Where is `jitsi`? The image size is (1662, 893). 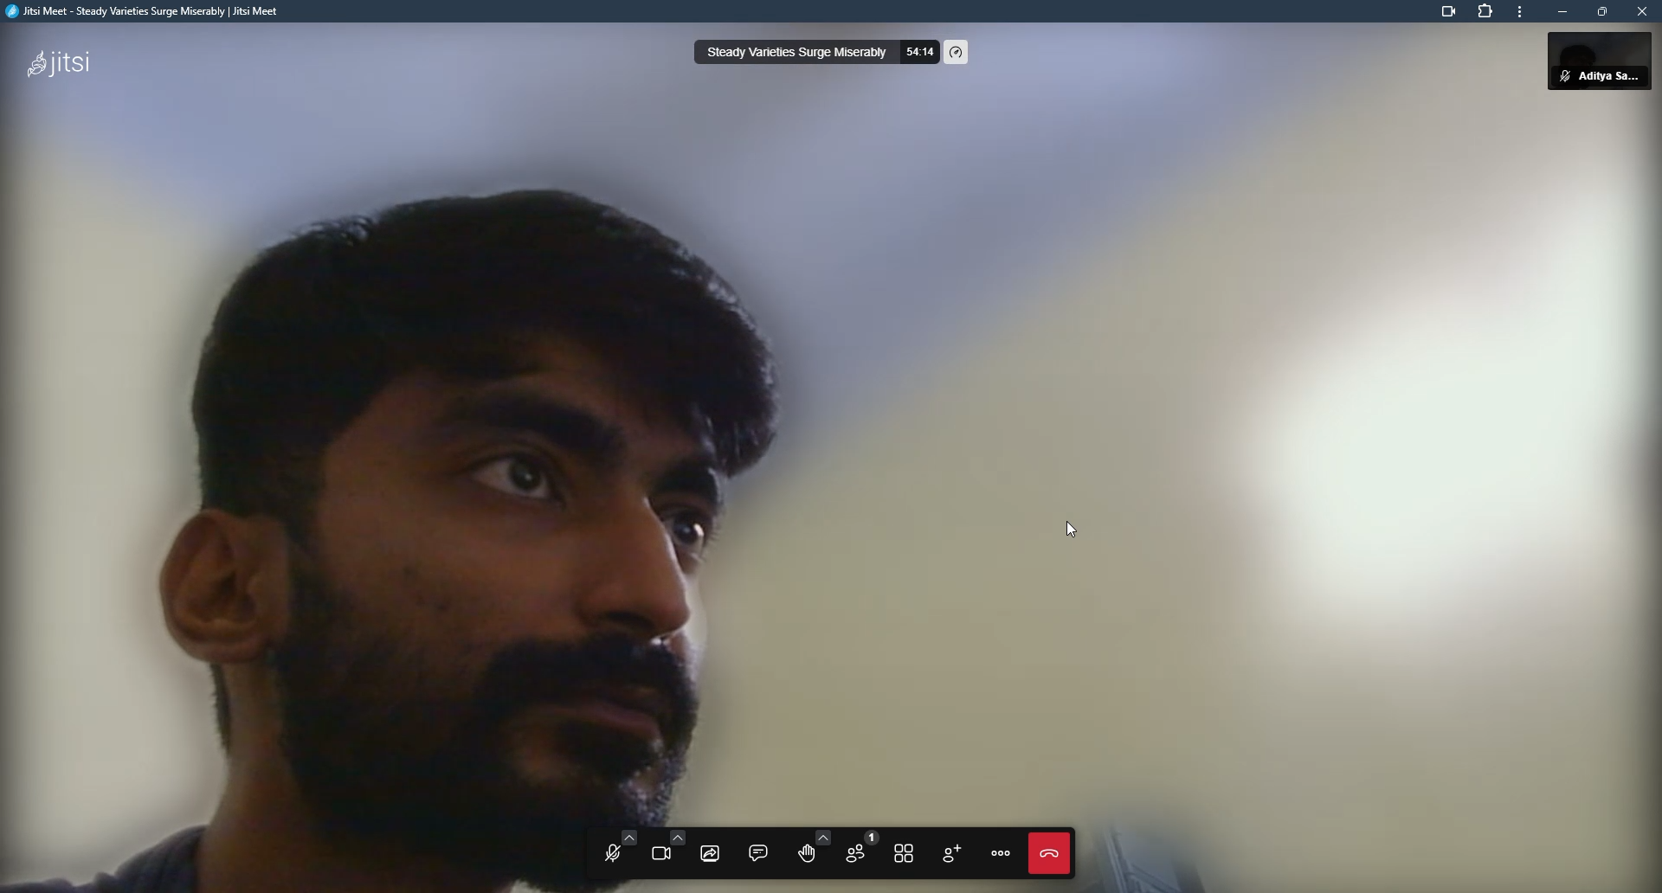
jitsi is located at coordinates (145, 16).